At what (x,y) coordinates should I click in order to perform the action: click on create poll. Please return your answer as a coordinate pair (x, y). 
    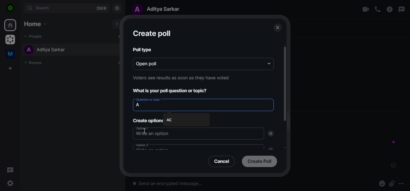
    Looking at the image, I should click on (152, 34).